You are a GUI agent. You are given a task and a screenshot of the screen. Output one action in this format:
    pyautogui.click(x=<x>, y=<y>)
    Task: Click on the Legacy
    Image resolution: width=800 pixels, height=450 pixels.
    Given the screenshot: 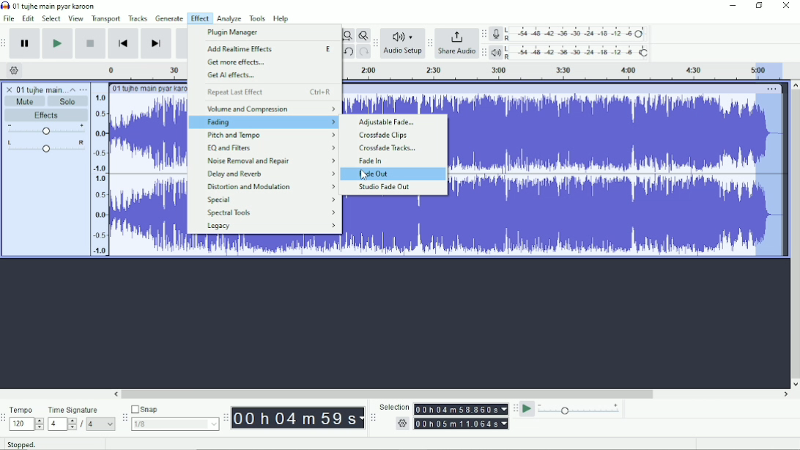 What is the action you would take?
    pyautogui.click(x=270, y=227)
    